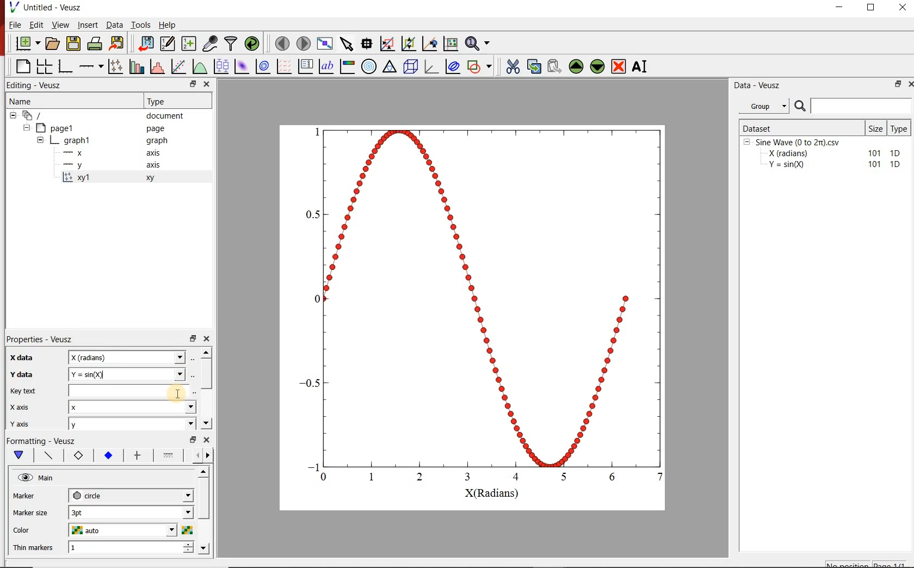 The width and height of the screenshot is (914, 568). What do you see at coordinates (159, 100) in the screenshot?
I see `Type` at bounding box center [159, 100].